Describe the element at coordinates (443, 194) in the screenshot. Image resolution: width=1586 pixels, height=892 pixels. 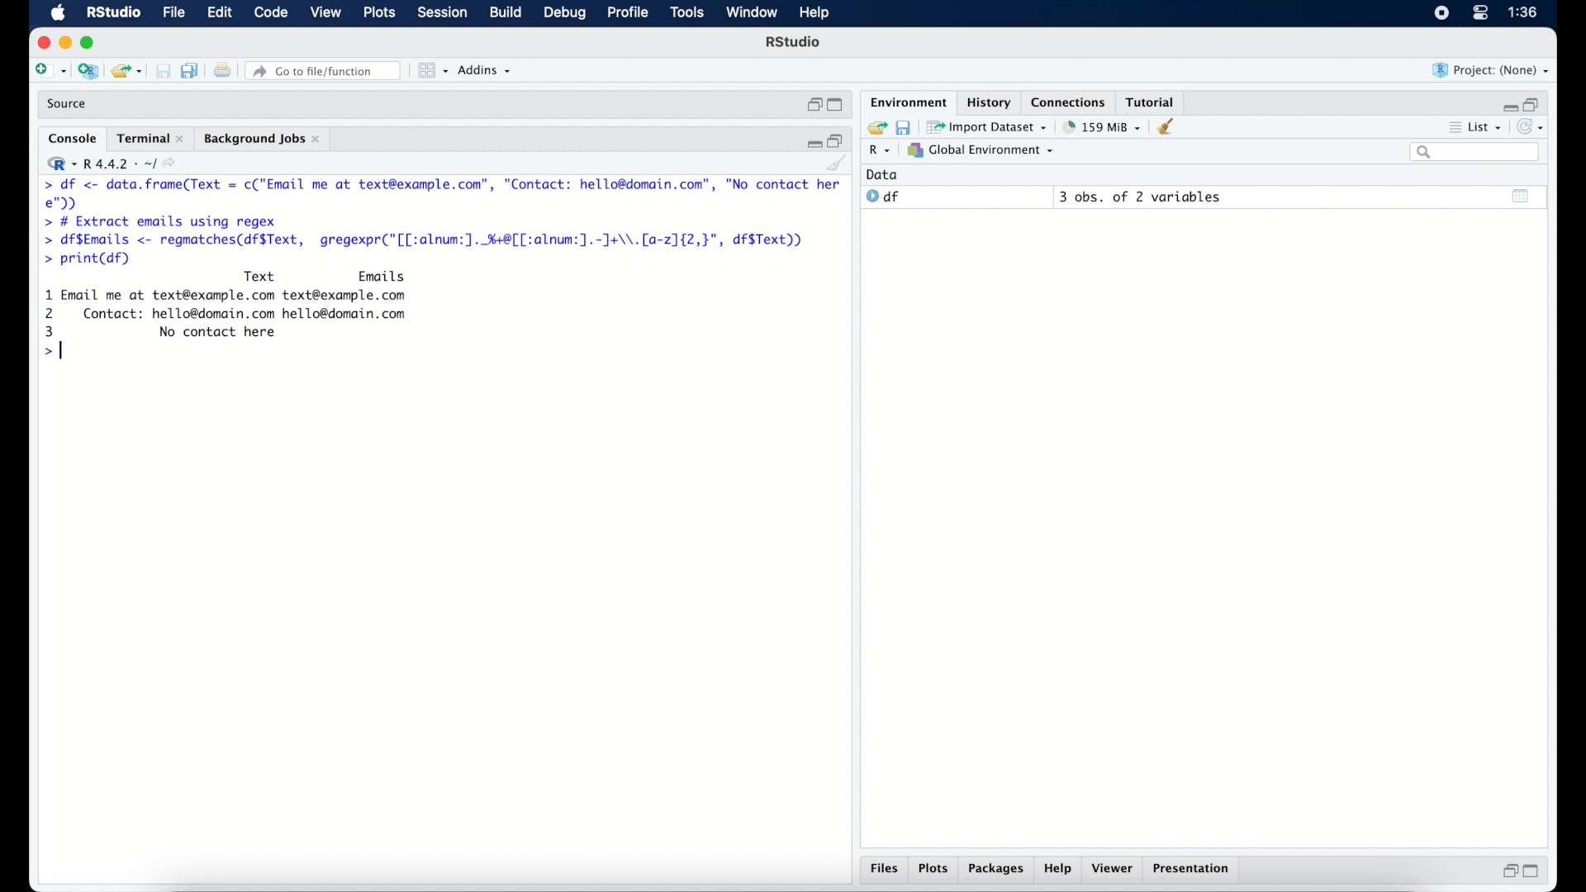
I see `> df <- Se renee = c("Email me at text@example.com”, "Contact: hello@domain.com”, "No contact
here");` at that location.